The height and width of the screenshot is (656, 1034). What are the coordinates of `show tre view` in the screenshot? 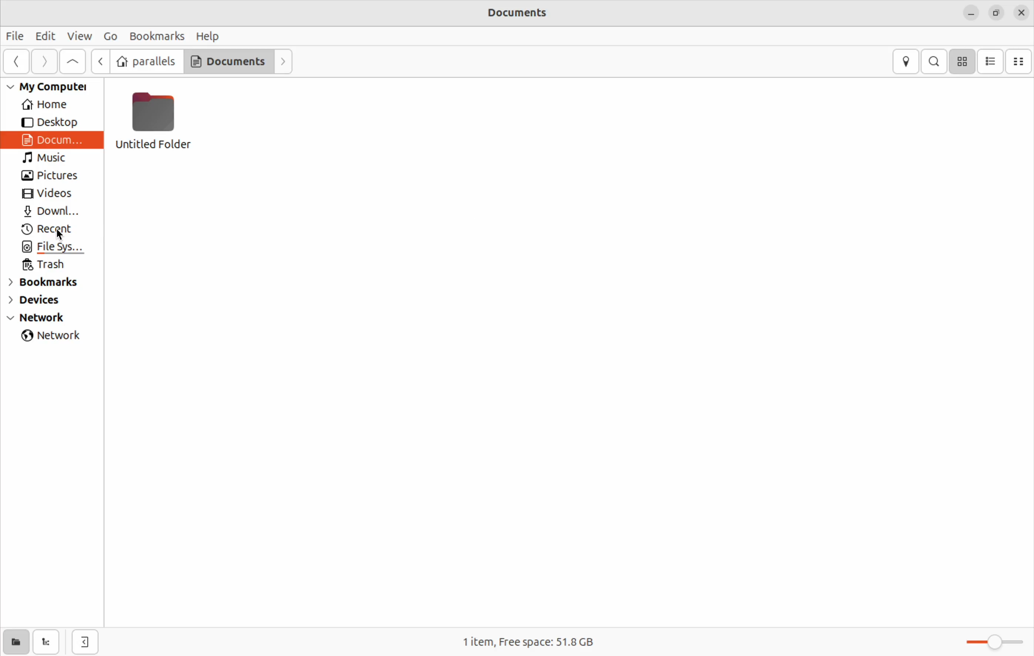 It's located at (47, 642).